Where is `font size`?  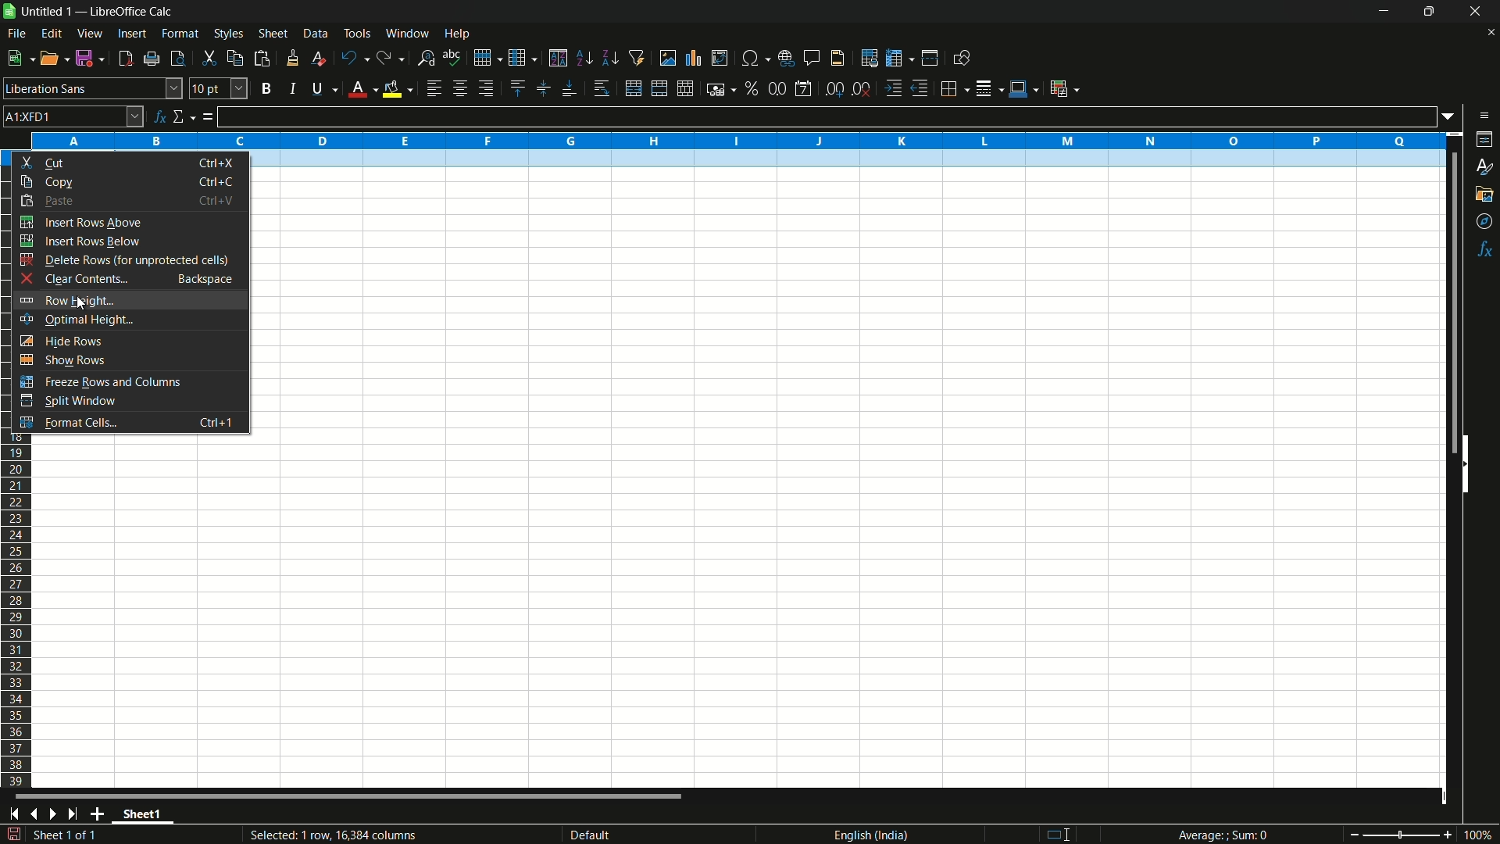 font size is located at coordinates (219, 88).